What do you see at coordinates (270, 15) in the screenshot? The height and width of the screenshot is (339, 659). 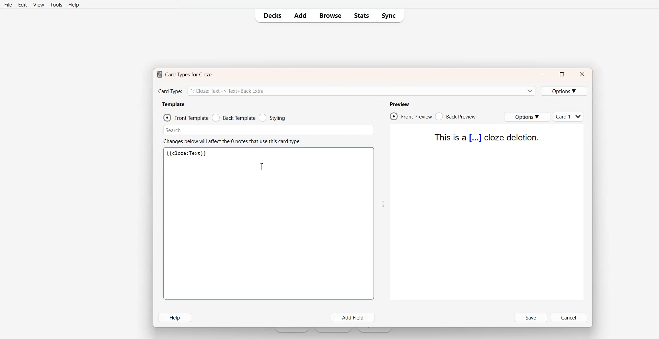 I see `Decks` at bounding box center [270, 15].